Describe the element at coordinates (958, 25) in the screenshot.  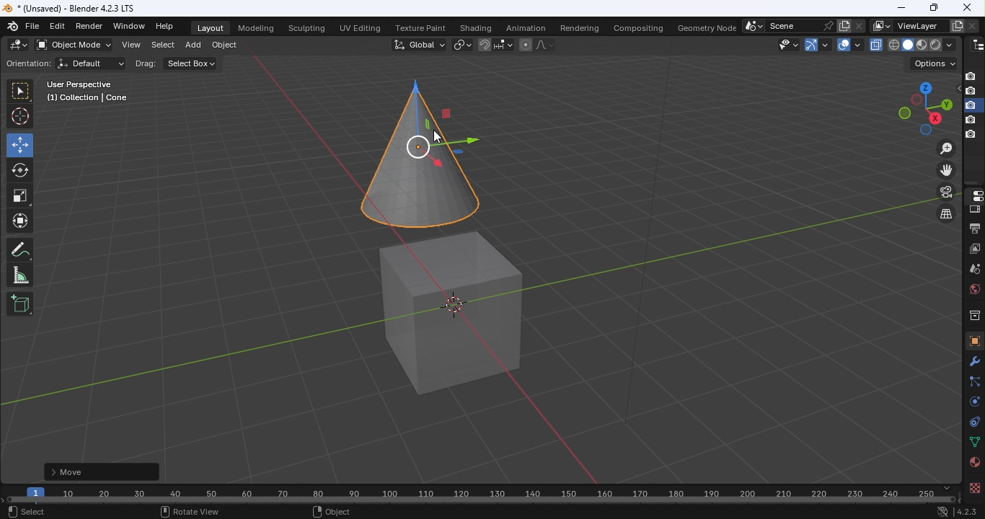
I see `Add view layer` at that location.